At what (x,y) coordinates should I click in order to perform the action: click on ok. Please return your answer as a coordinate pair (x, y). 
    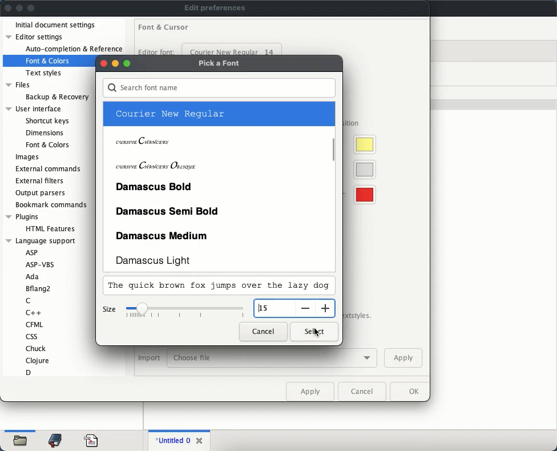
    Looking at the image, I should click on (408, 392).